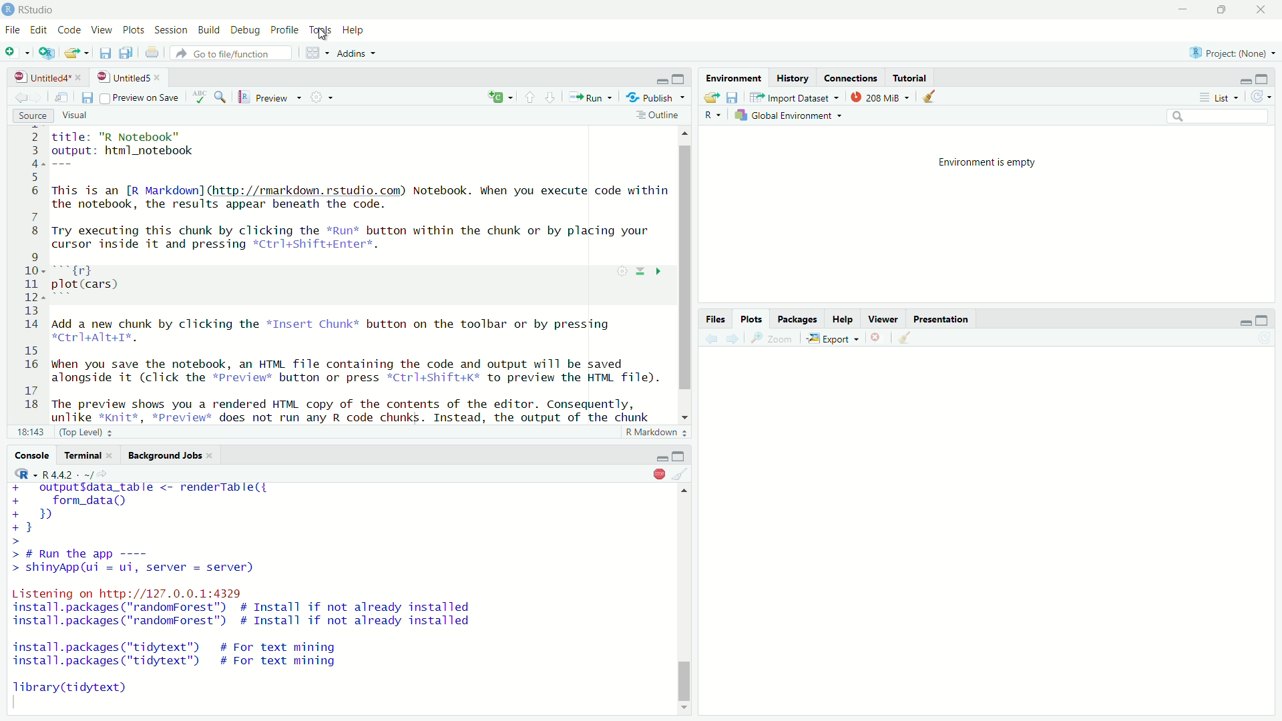  Describe the element at coordinates (992, 163) in the screenshot. I see `Environment is empty` at that location.